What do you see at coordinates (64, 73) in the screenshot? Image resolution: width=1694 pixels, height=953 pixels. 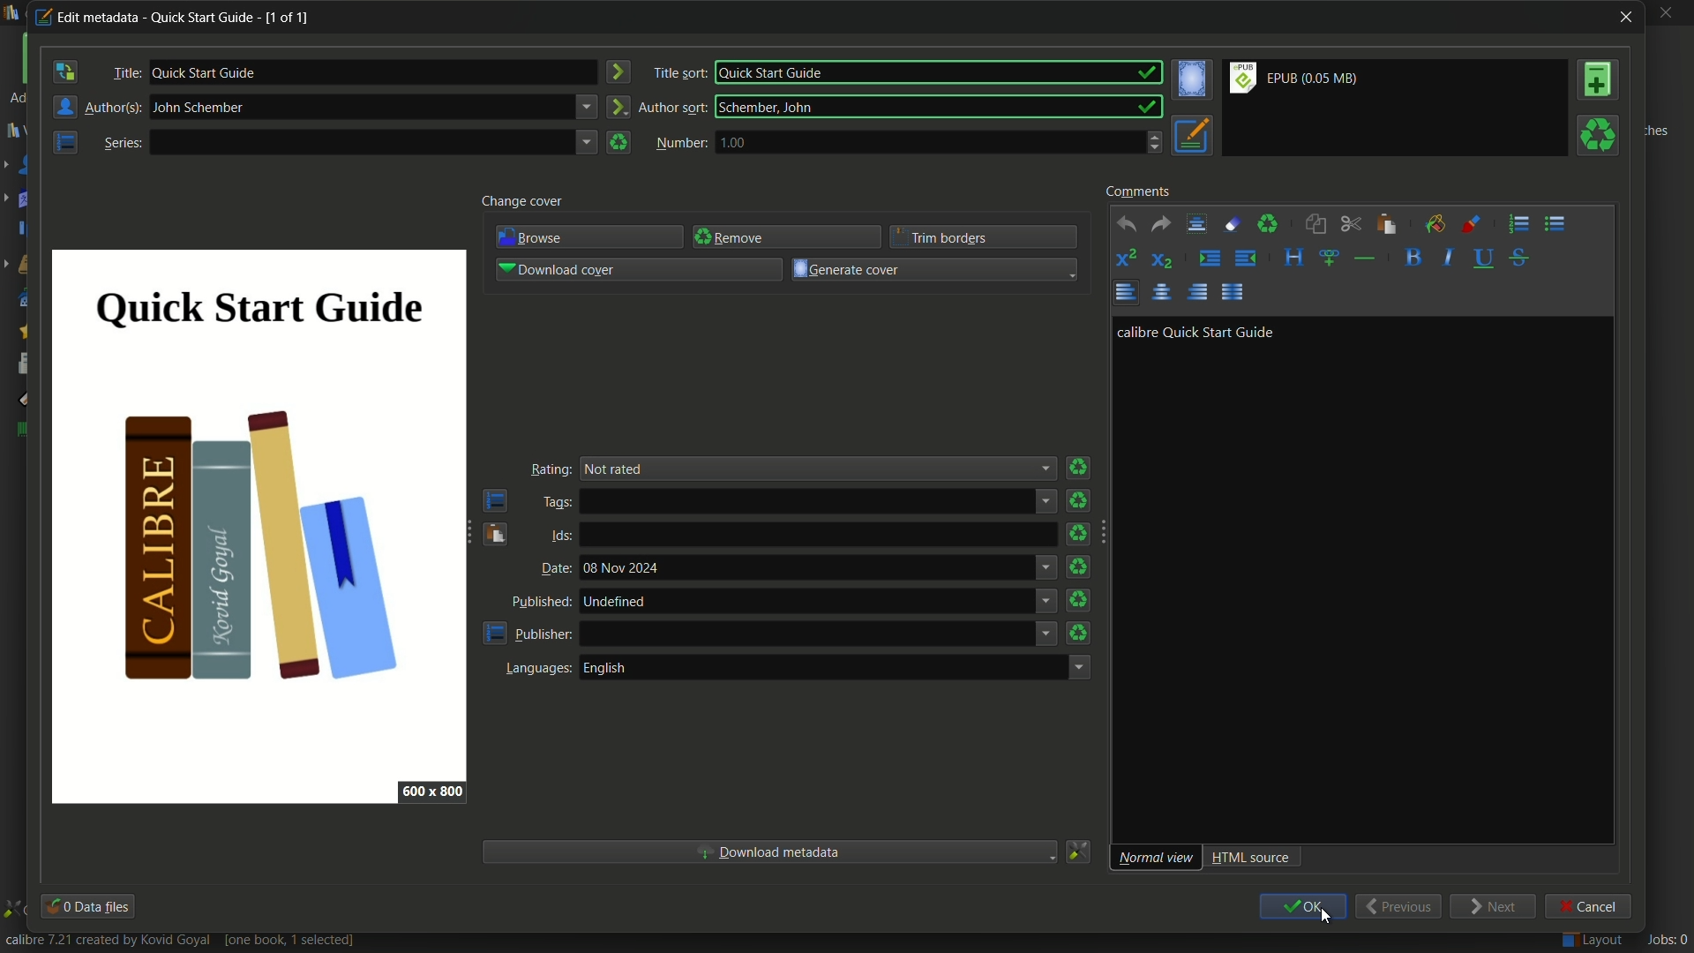 I see `swipe the author and title` at bounding box center [64, 73].